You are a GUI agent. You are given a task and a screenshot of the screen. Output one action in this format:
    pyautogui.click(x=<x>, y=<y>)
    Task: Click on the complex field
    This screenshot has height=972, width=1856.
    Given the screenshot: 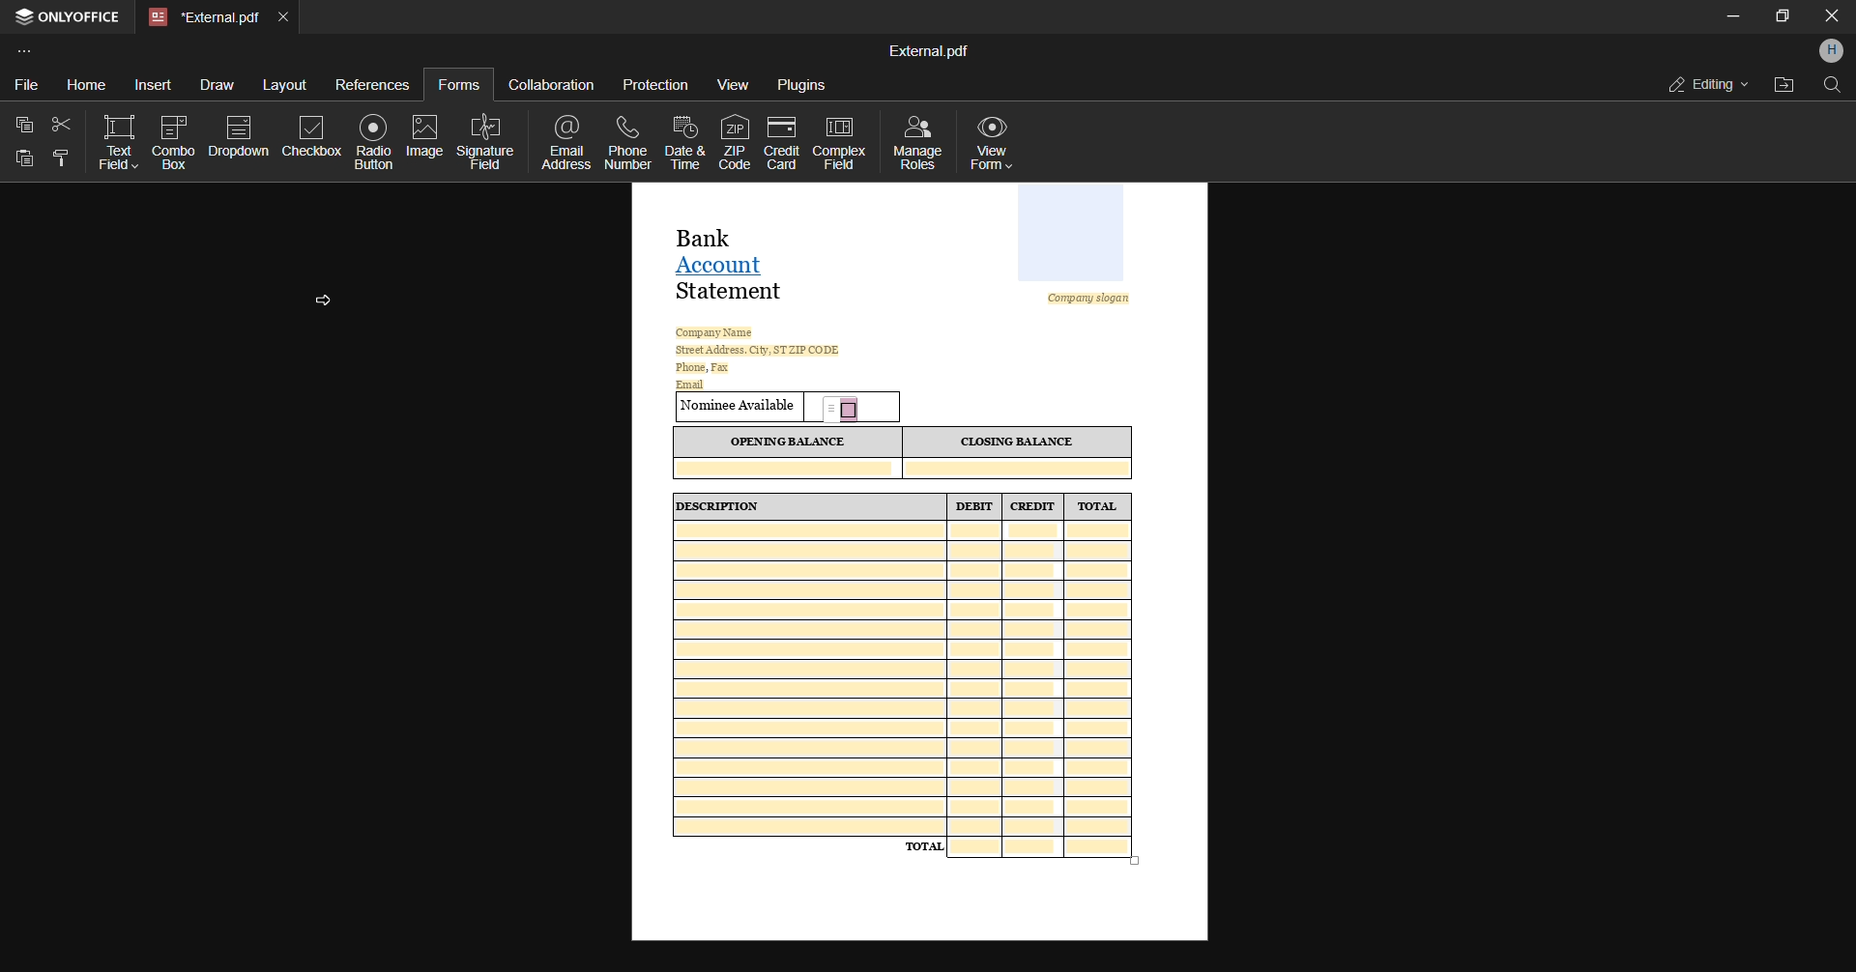 What is the action you would take?
    pyautogui.click(x=838, y=143)
    